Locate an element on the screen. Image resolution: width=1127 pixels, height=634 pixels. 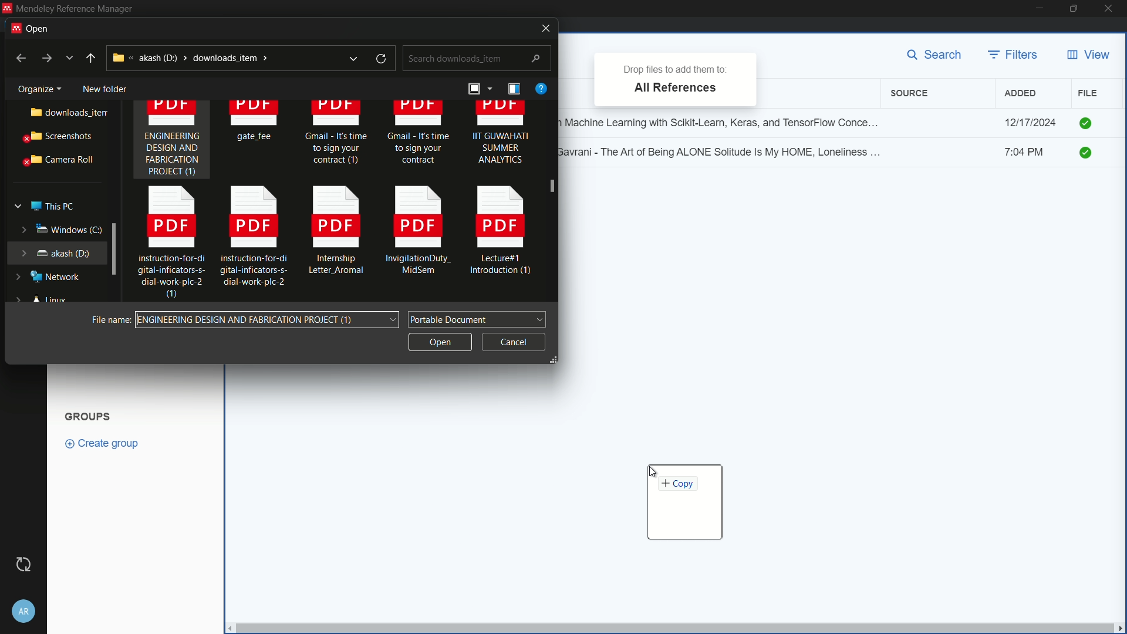
scroll left is located at coordinates (228, 628).